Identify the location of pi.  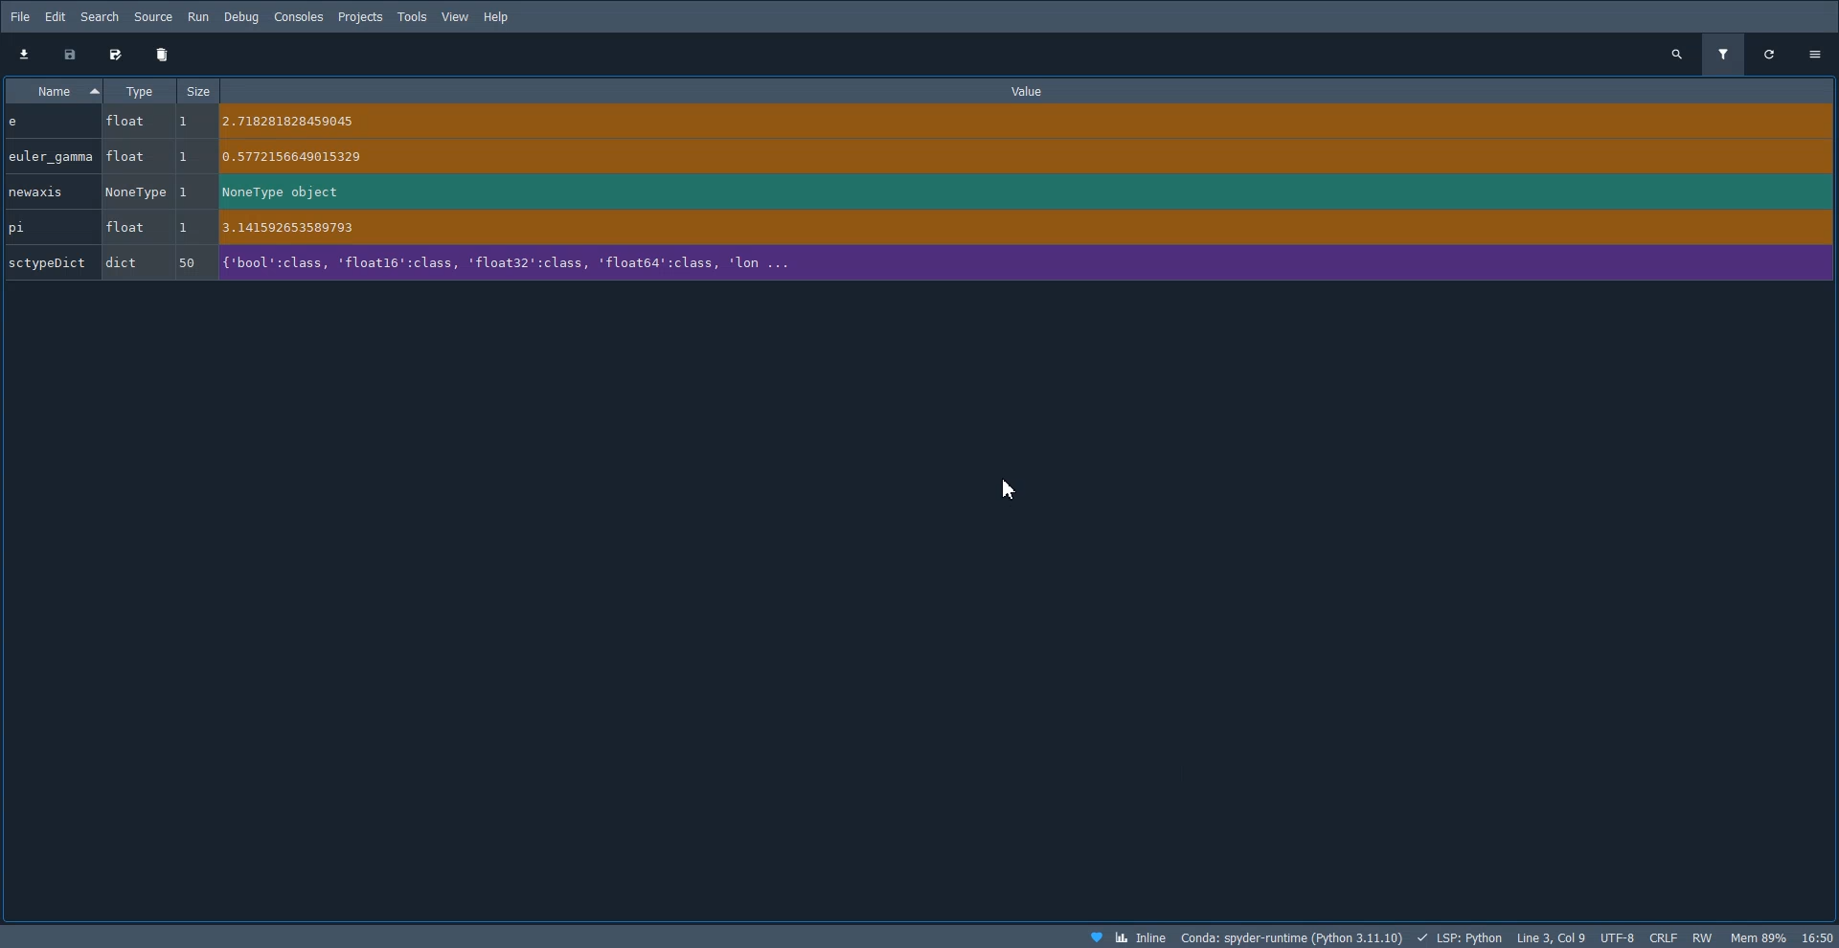
(23, 227).